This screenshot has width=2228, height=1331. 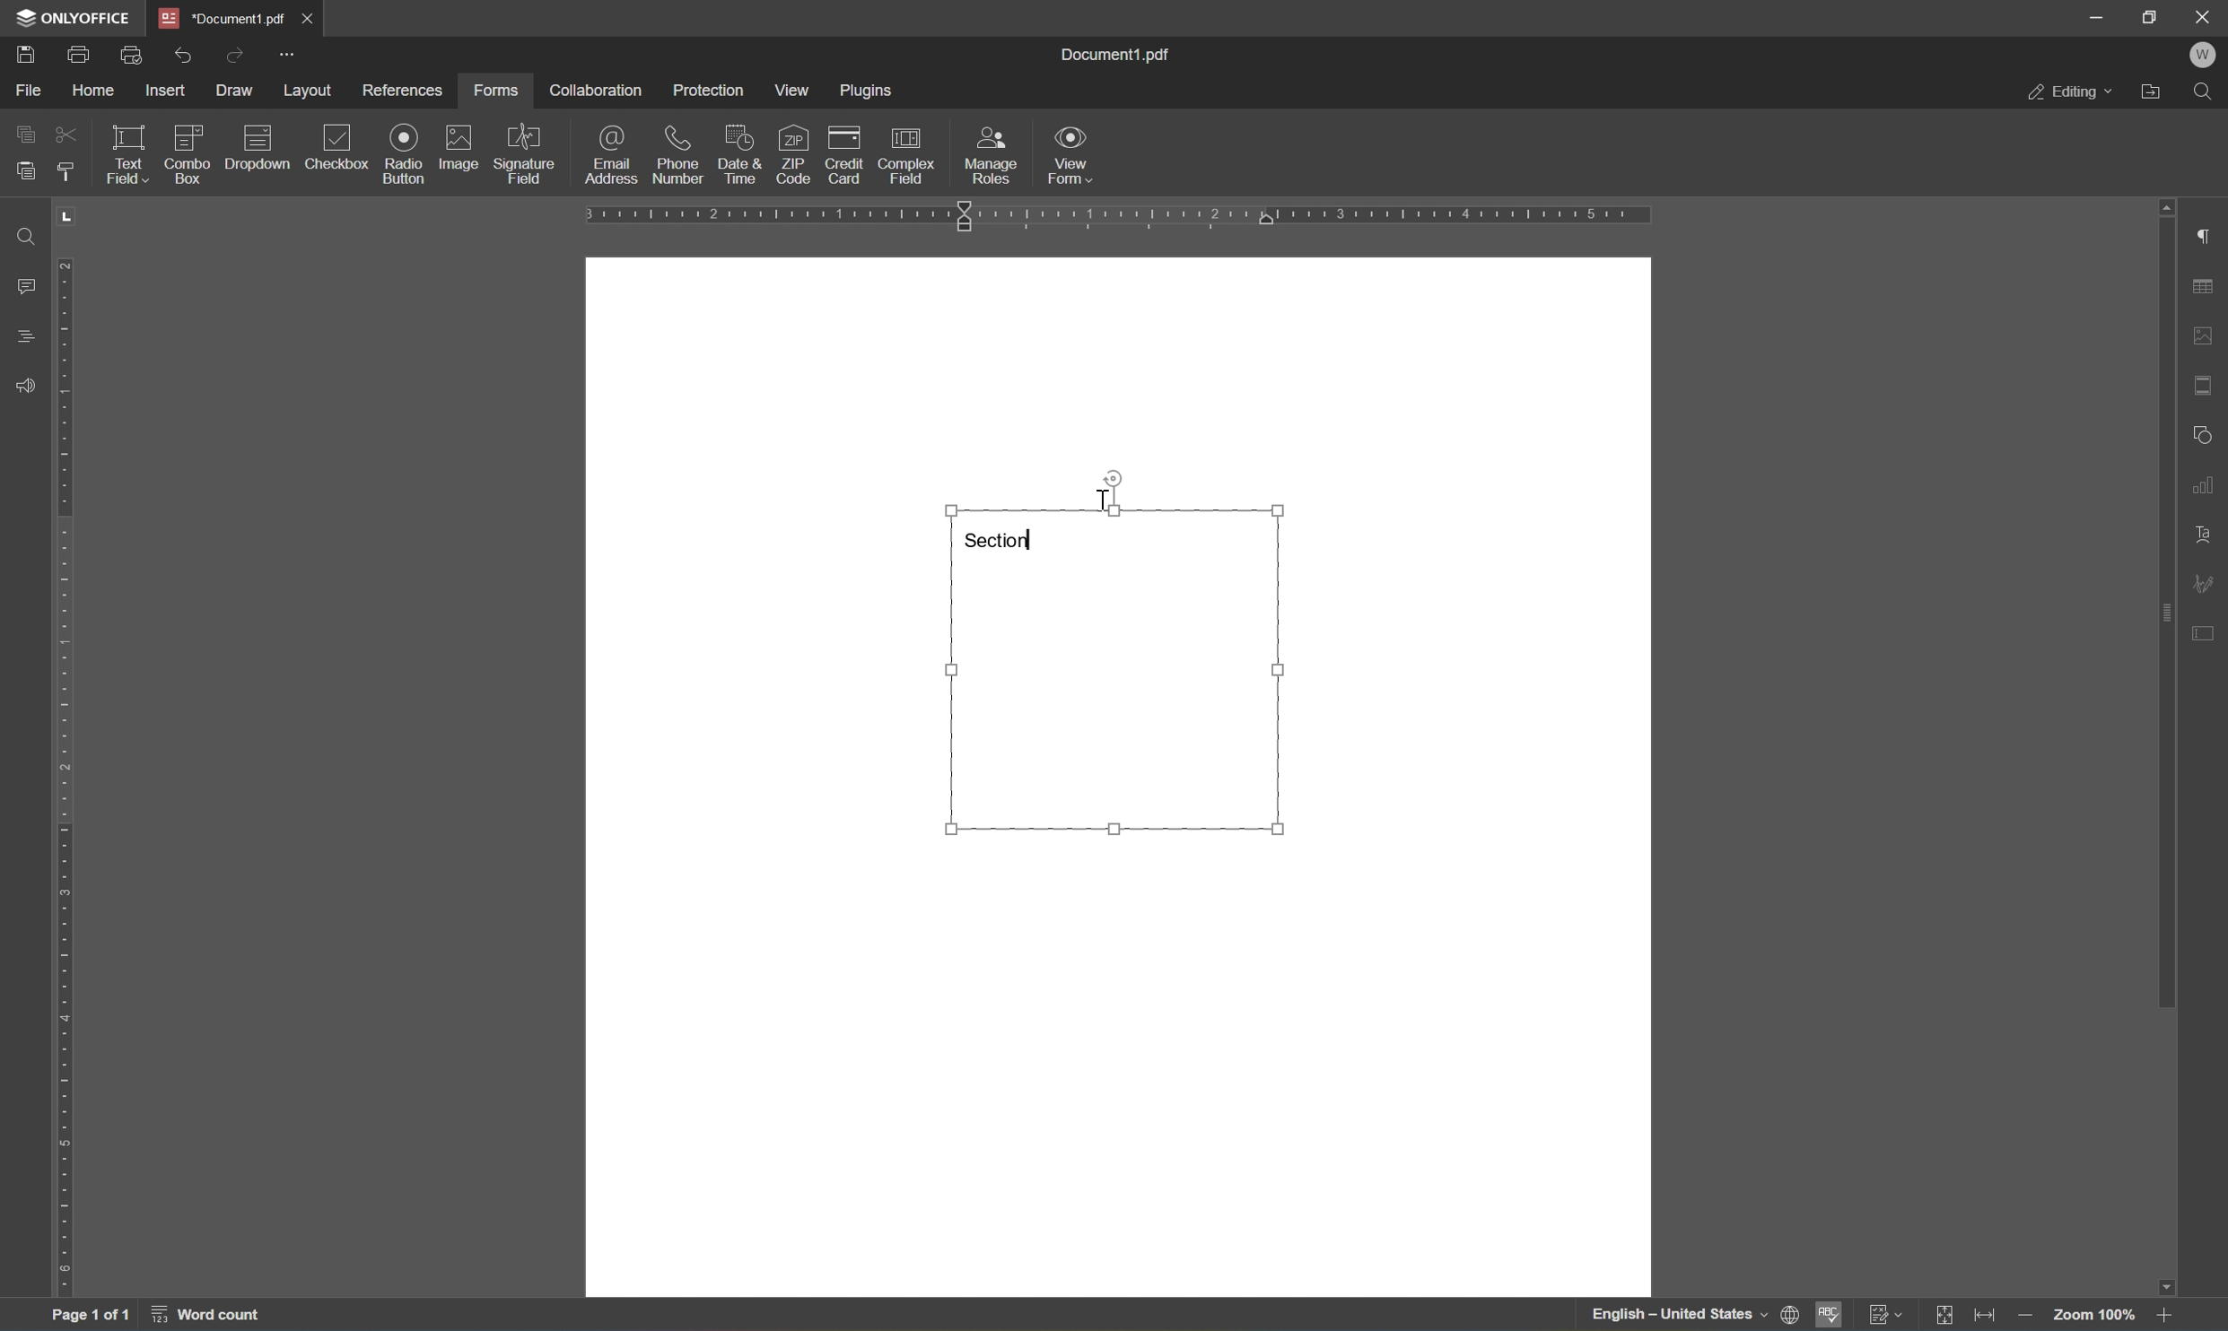 I want to click on credit card, so click(x=844, y=154).